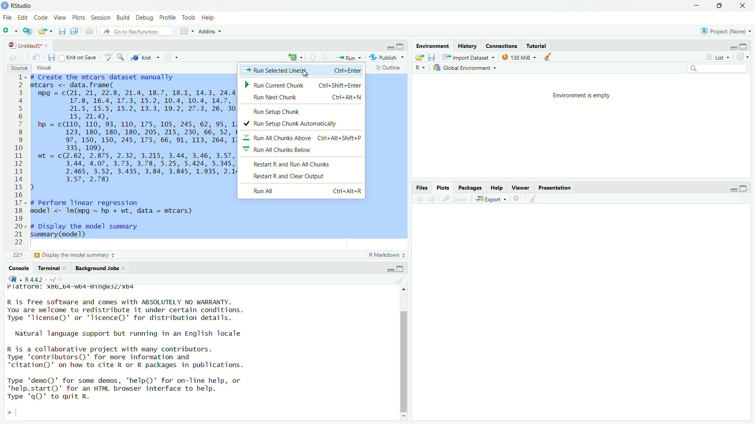 This screenshot has height=424, width=755. Describe the element at coordinates (346, 71) in the screenshot. I see `Ctrl+Enter` at that location.